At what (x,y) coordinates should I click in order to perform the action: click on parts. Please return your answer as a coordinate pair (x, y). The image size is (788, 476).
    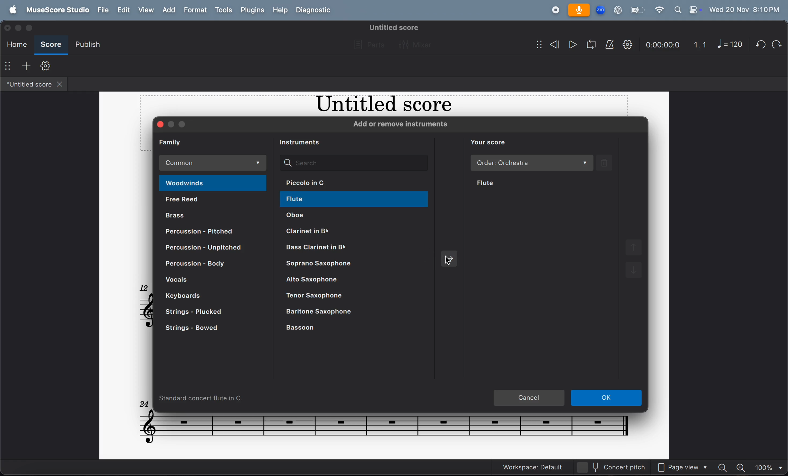
    Looking at the image, I should click on (367, 43).